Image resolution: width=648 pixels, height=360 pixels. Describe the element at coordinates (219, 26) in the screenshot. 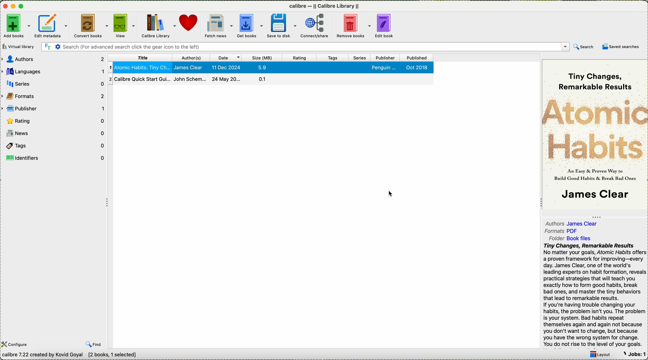

I see `fetch news` at that location.